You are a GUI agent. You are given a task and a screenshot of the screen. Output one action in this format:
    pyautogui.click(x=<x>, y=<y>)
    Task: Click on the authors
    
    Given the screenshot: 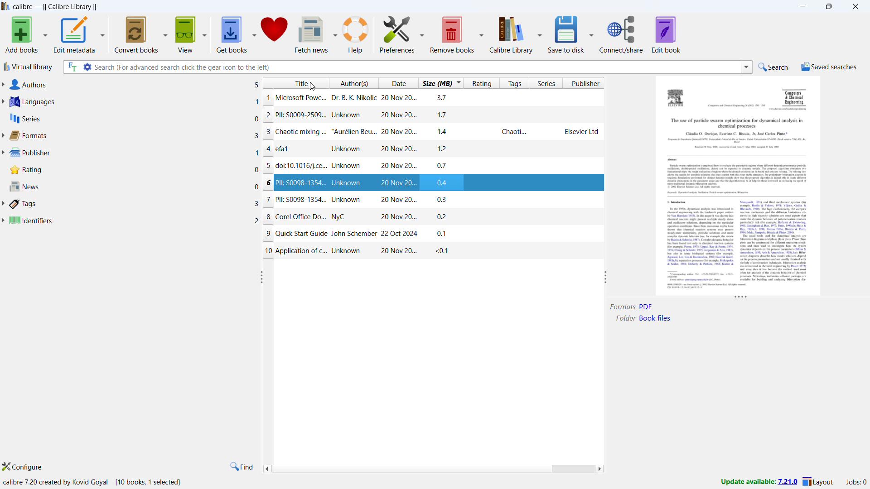 What is the action you would take?
    pyautogui.click(x=135, y=85)
    